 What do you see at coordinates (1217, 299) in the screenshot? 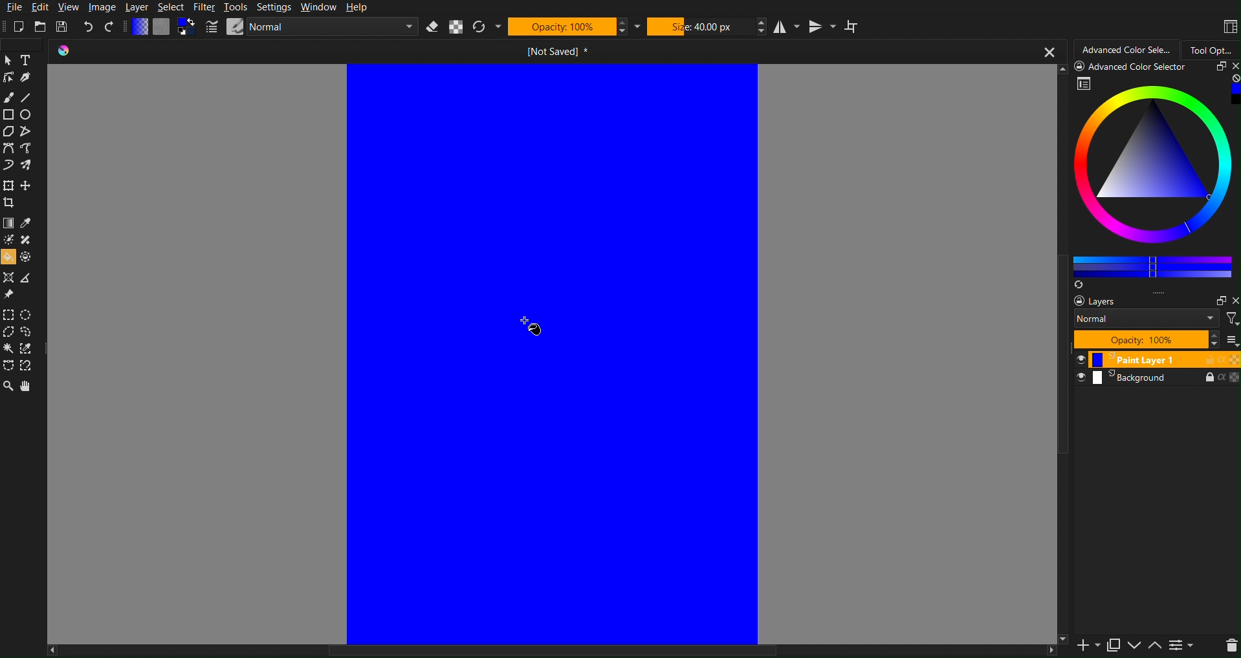
I see `maximize` at bounding box center [1217, 299].